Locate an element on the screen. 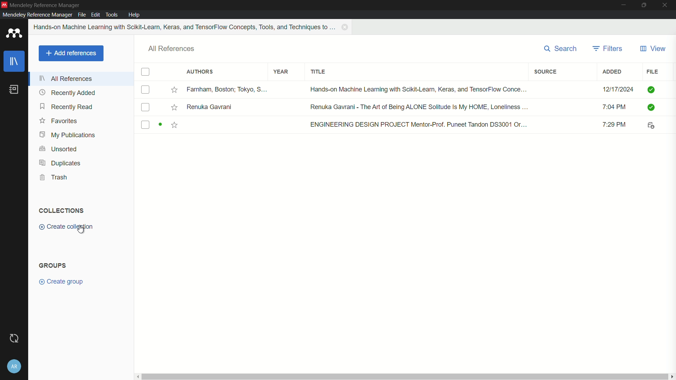  close book is located at coordinates (346, 27).